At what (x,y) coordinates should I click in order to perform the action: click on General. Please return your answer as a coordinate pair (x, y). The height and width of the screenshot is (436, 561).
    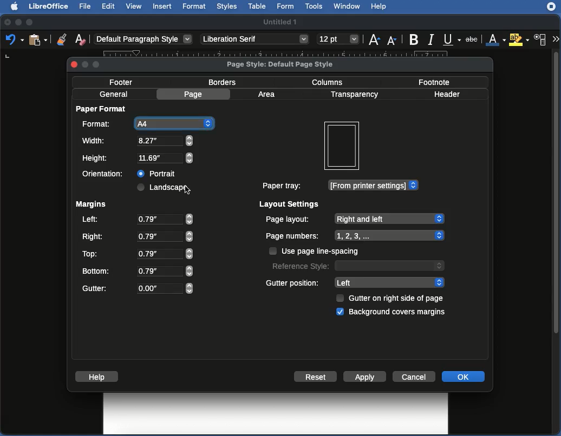
    Looking at the image, I should click on (115, 94).